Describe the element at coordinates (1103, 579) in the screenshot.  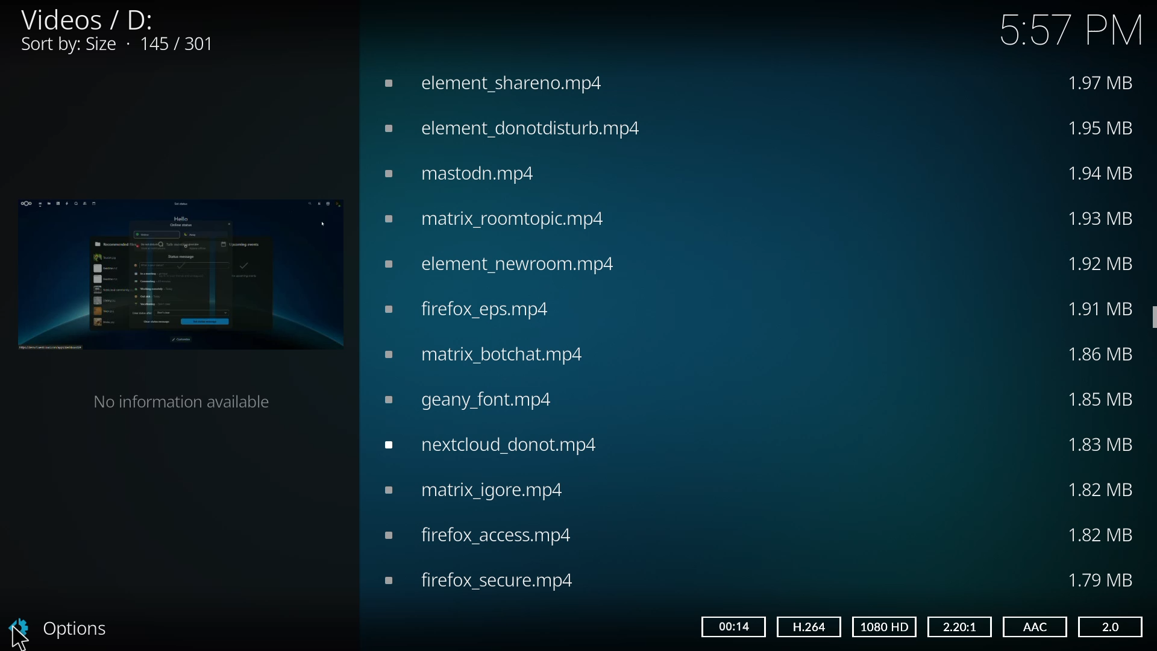
I see `size` at that location.